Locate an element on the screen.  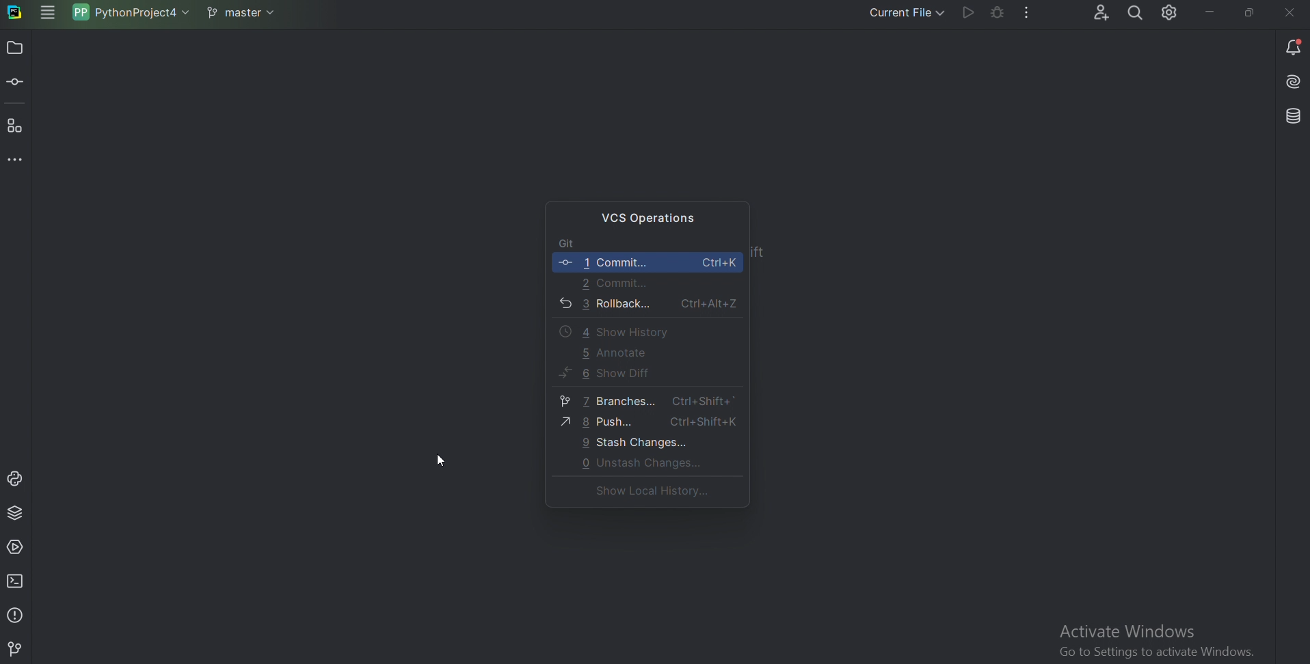
Push is located at coordinates (647, 421).